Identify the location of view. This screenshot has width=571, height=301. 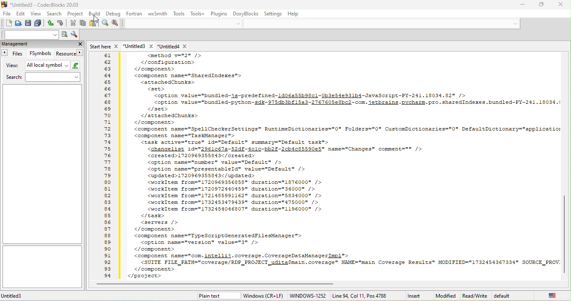
(12, 66).